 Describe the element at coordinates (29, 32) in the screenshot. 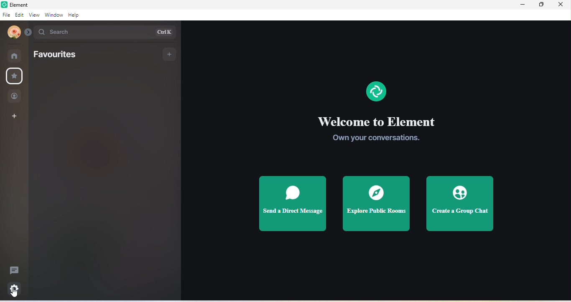

I see `drop down` at that location.